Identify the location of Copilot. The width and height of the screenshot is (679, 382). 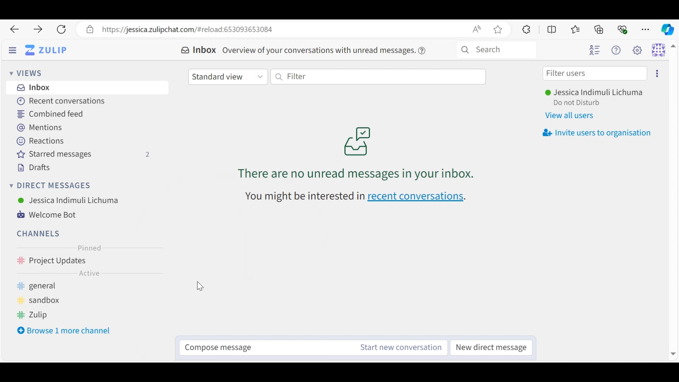
(667, 29).